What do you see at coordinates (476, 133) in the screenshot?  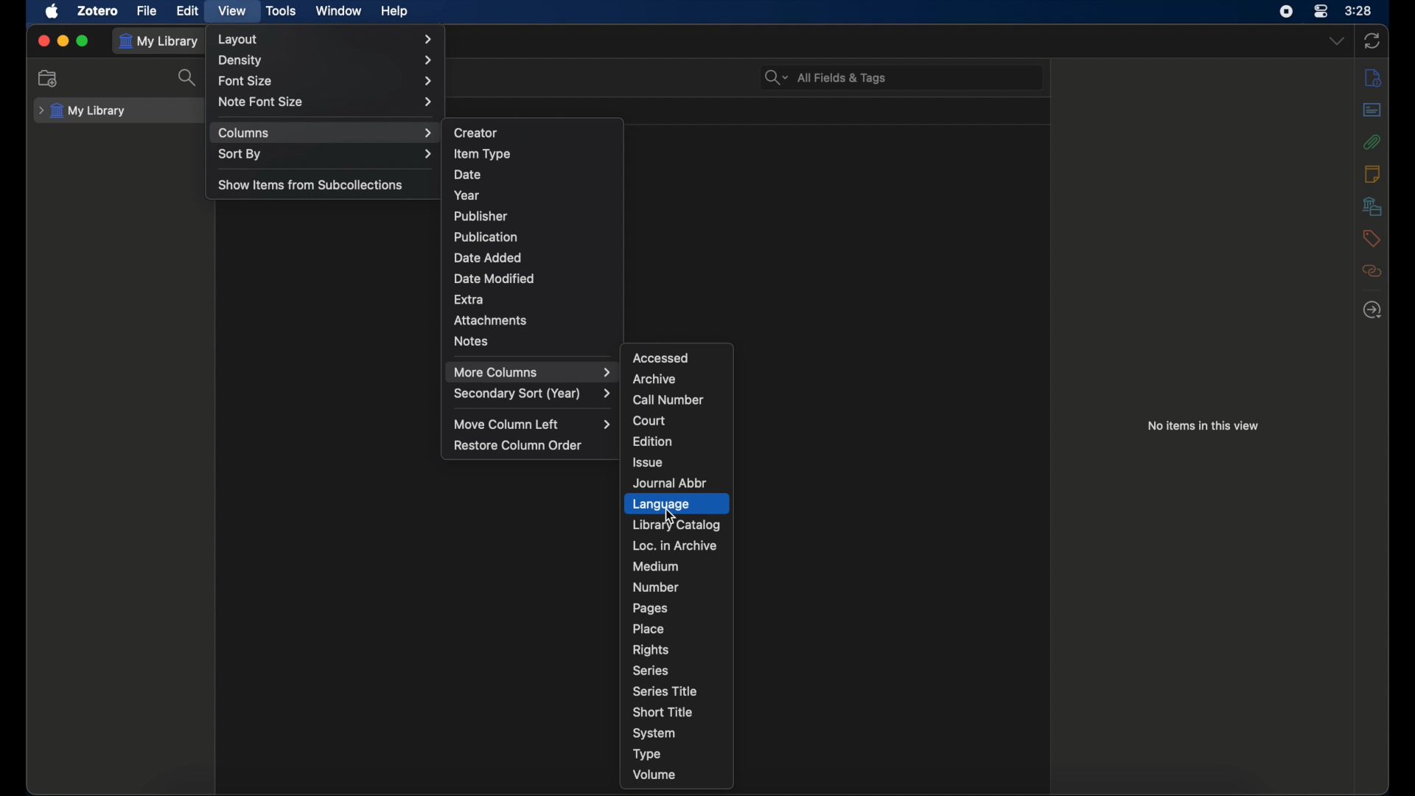 I see `creator` at bounding box center [476, 133].